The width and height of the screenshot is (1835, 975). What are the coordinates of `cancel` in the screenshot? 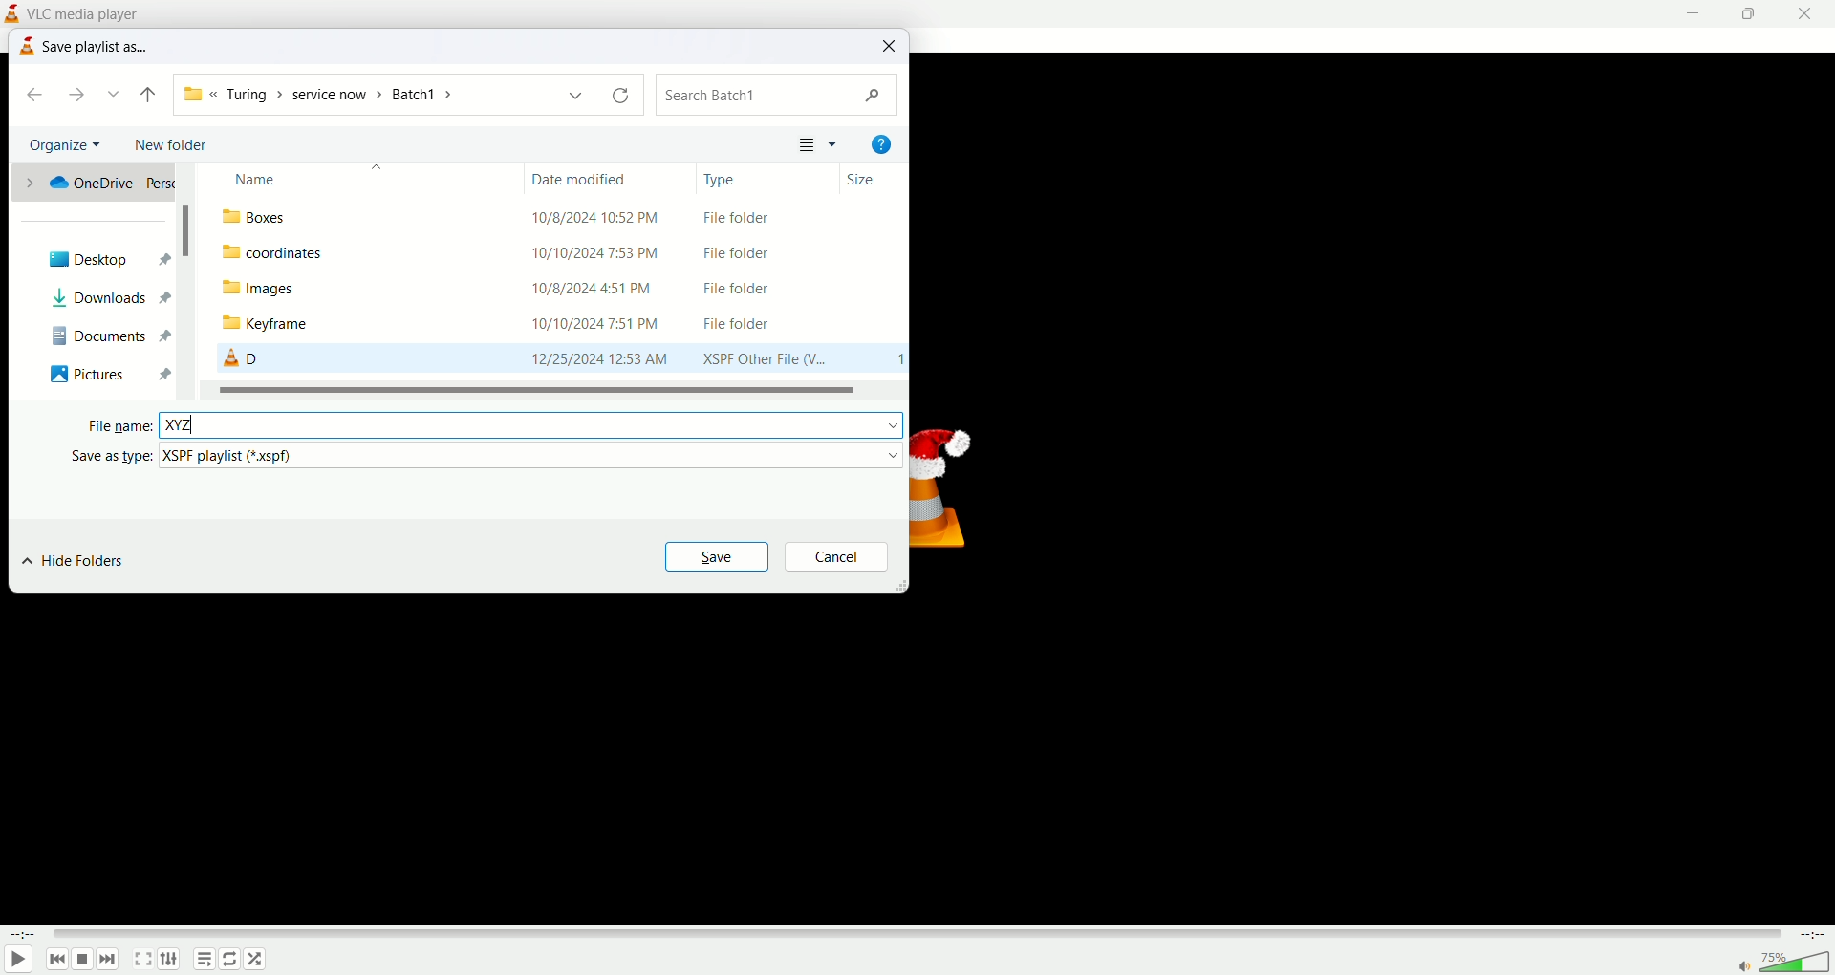 It's located at (837, 555).